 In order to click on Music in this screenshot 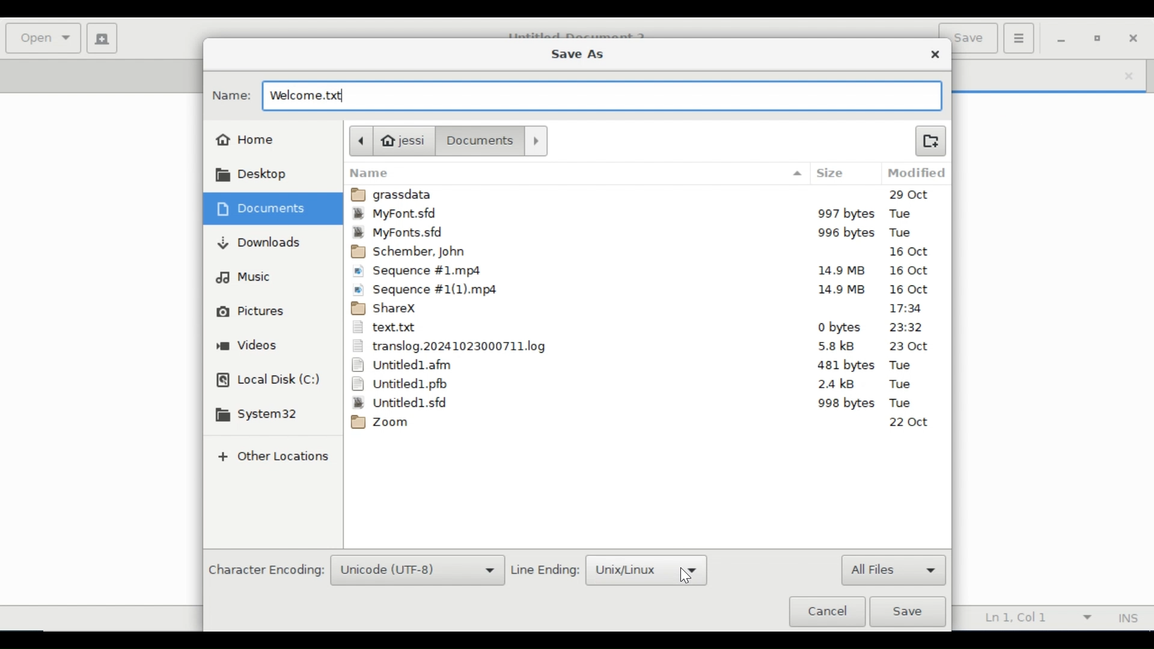, I will do `click(251, 279)`.